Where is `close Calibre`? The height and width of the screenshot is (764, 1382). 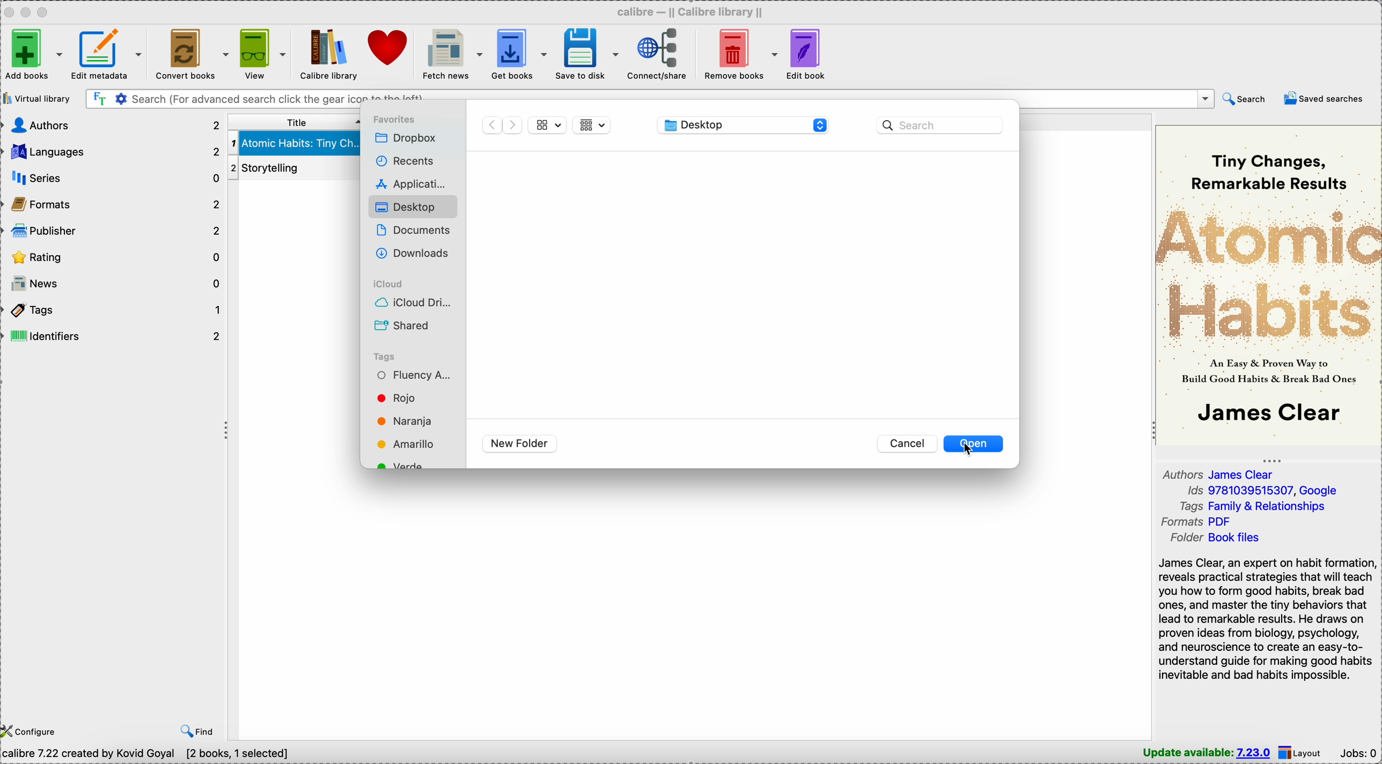 close Calibre is located at coordinates (9, 11).